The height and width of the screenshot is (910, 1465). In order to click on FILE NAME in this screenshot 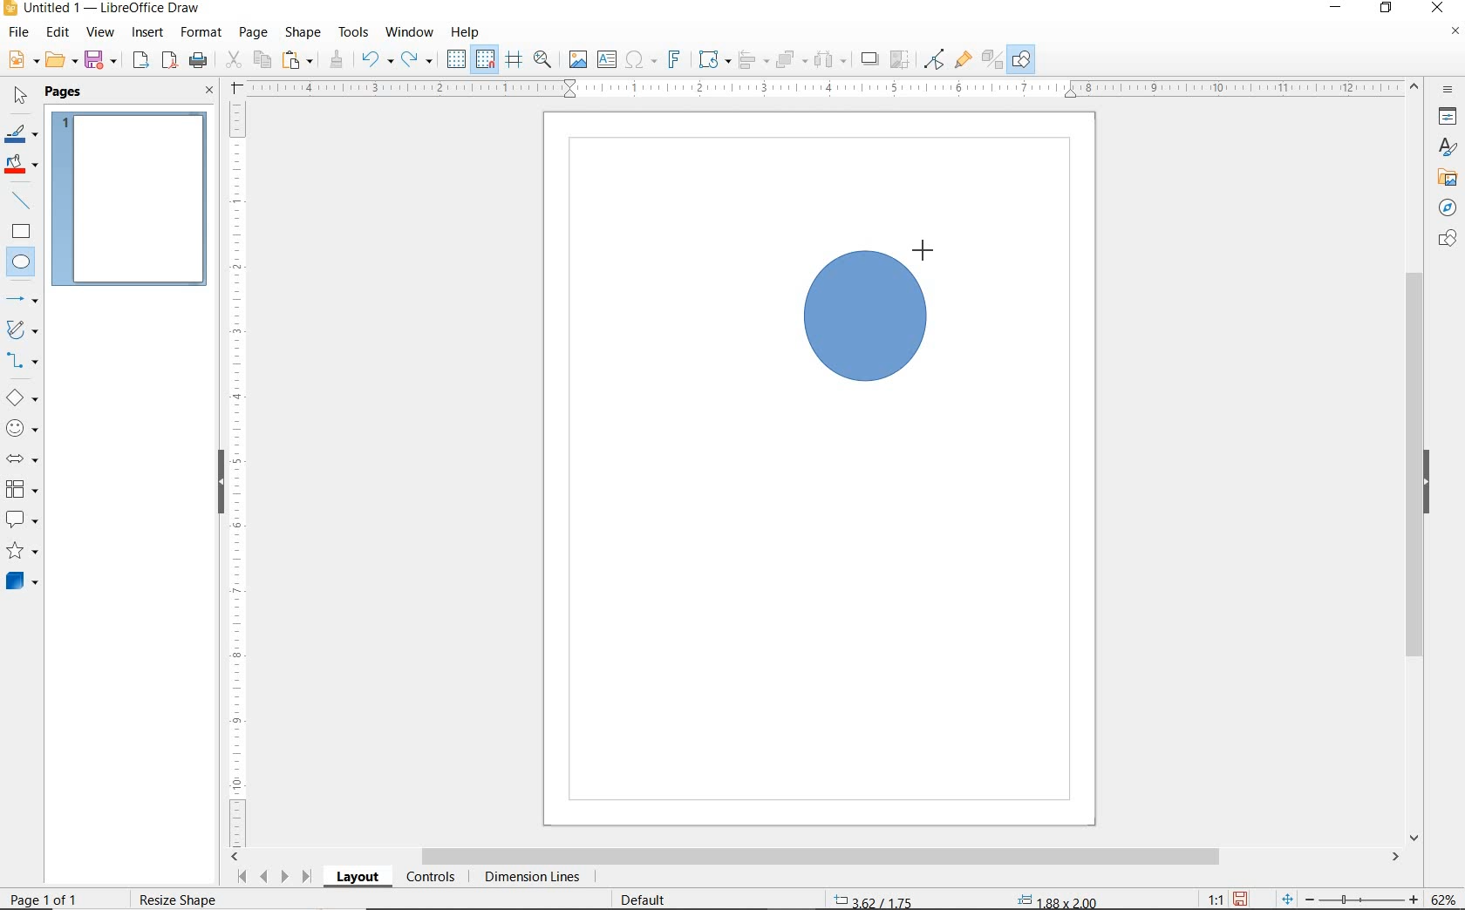, I will do `click(101, 10)`.